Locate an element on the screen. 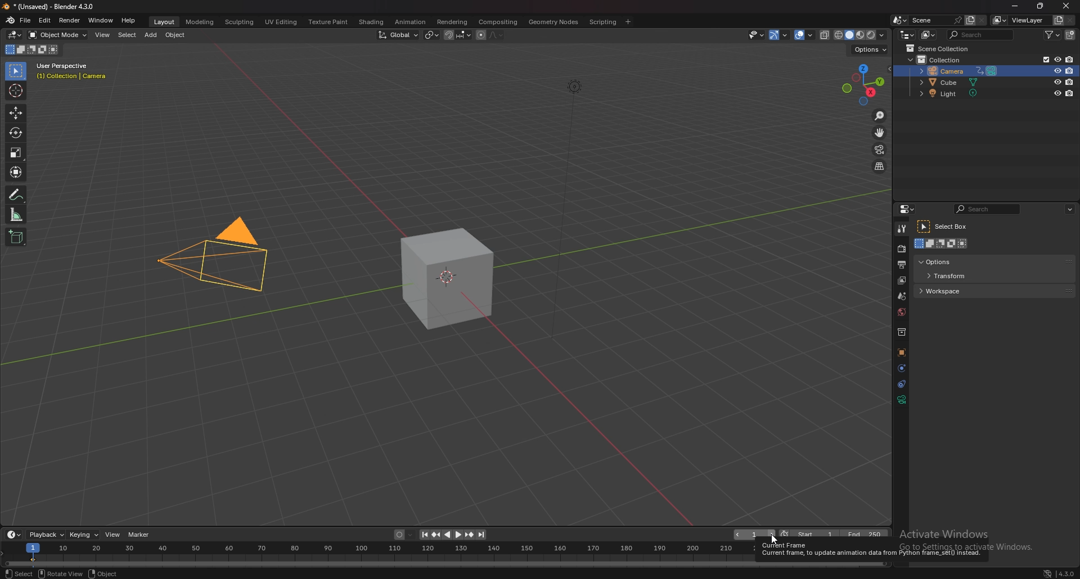 The height and width of the screenshot is (579, 1080). viewport shading is located at coordinates (861, 35).